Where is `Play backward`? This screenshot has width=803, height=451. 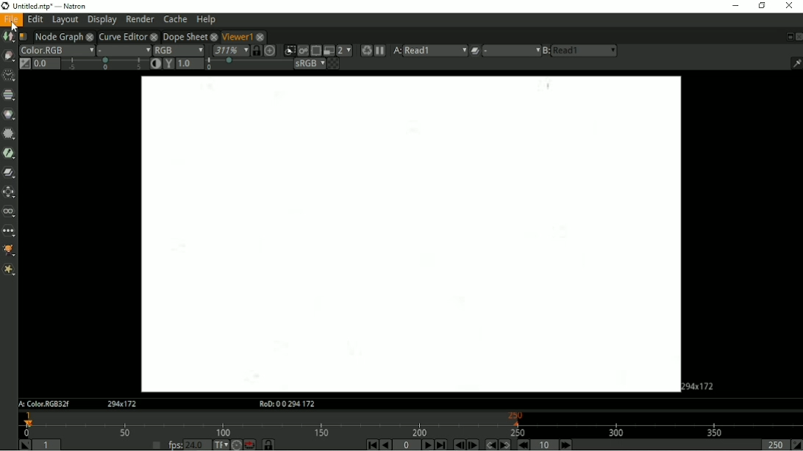
Play backward is located at coordinates (385, 444).